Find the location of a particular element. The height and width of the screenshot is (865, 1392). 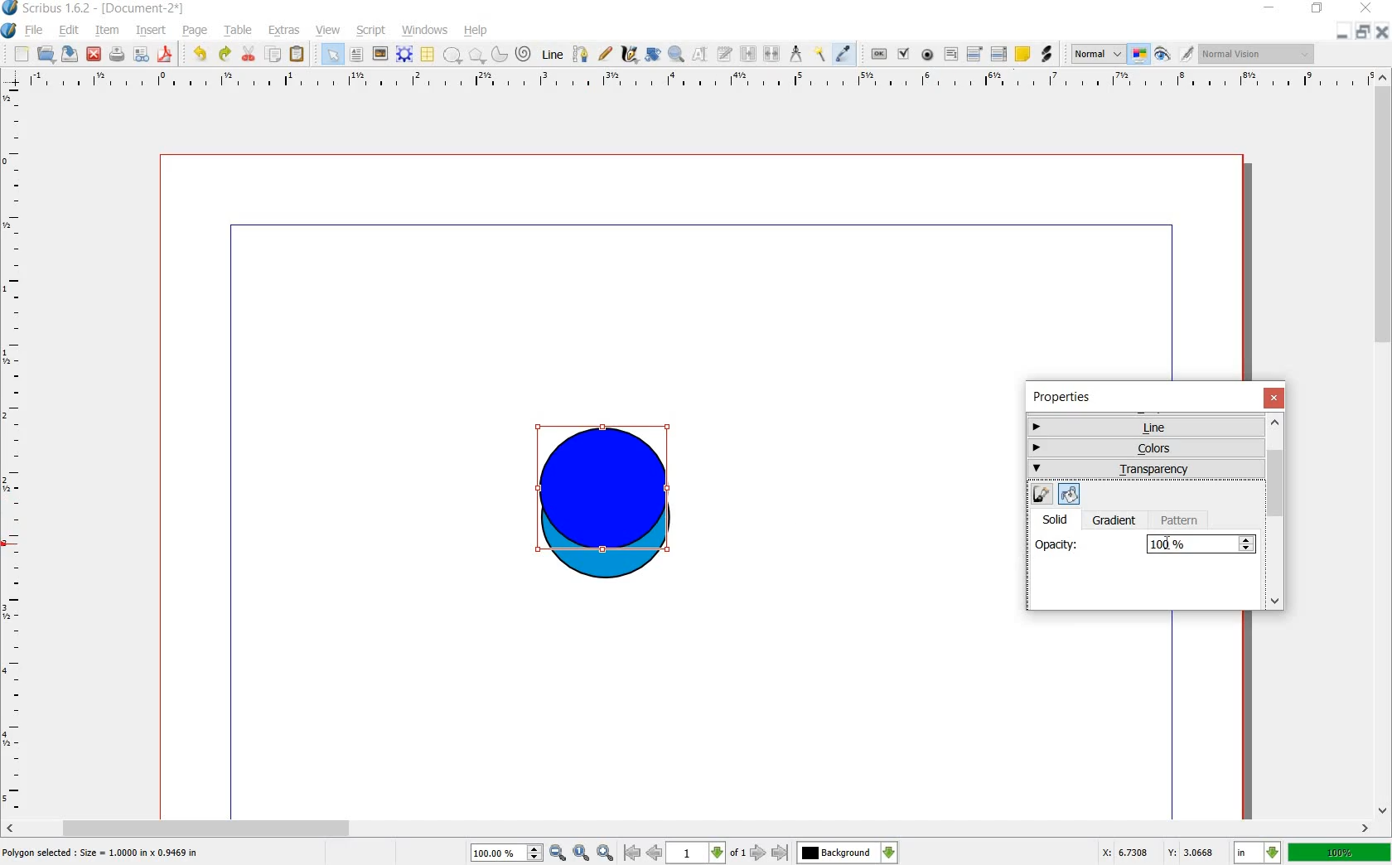

normal  is located at coordinates (1095, 54).